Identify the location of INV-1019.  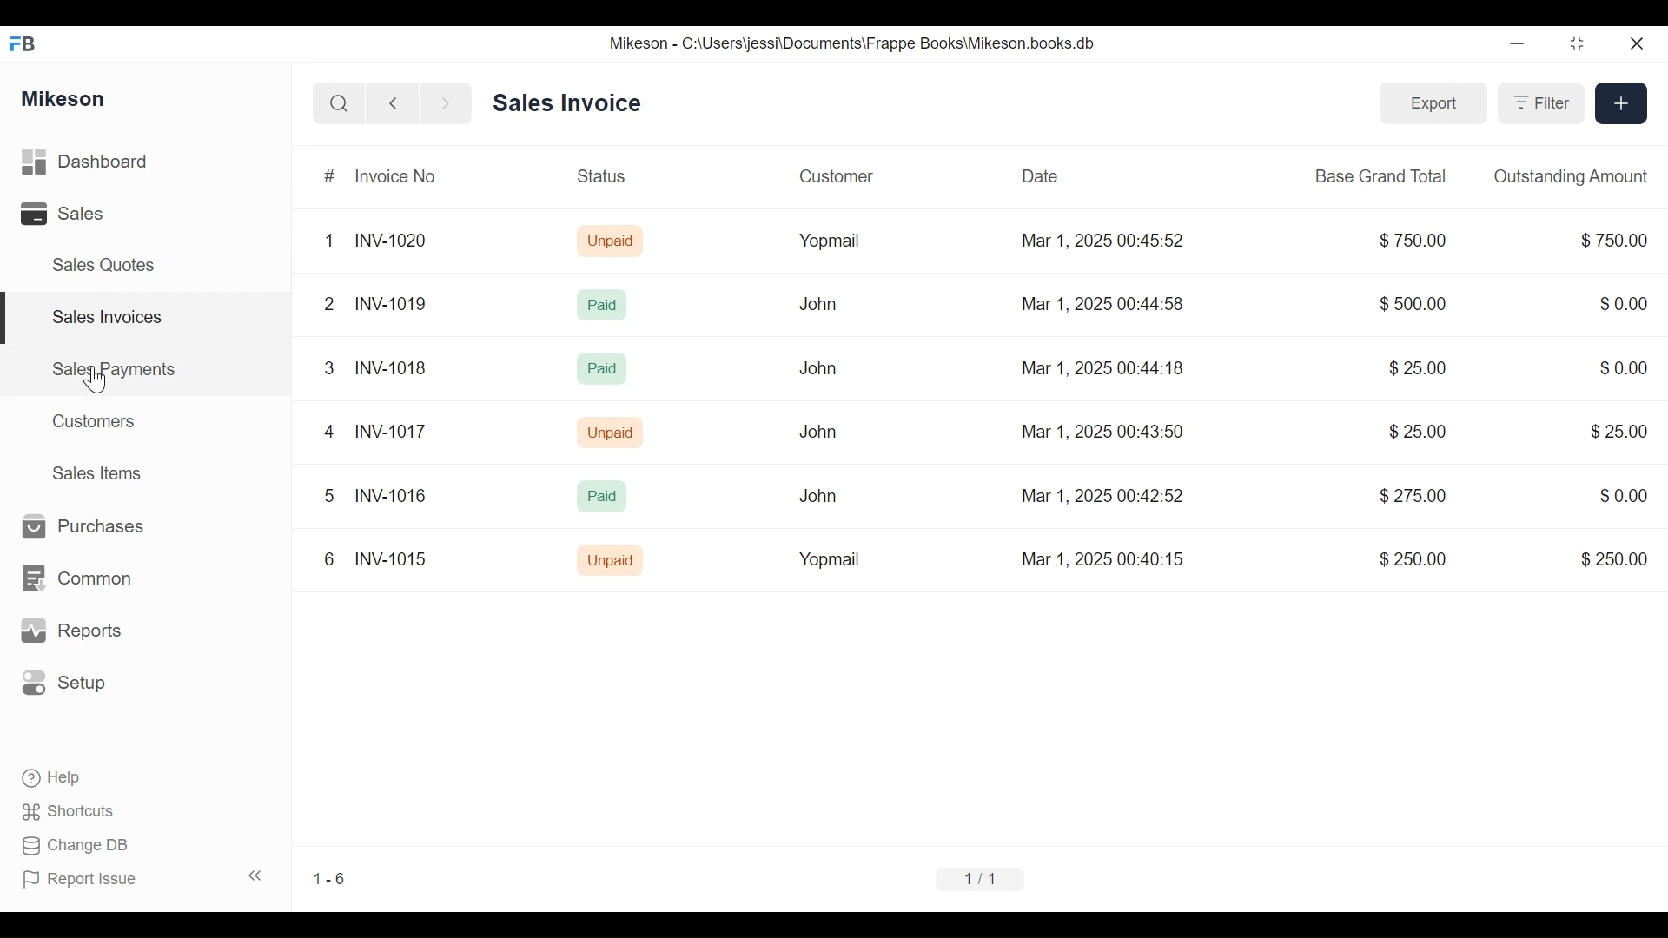
(390, 302).